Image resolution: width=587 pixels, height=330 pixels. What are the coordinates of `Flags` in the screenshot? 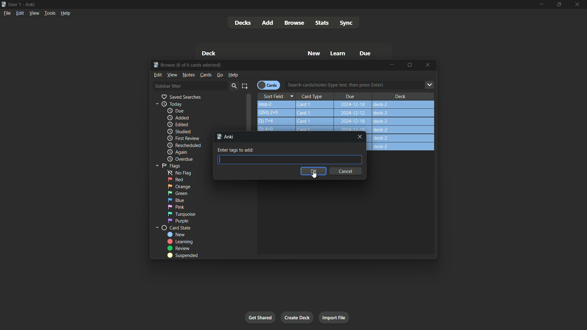 It's located at (167, 165).